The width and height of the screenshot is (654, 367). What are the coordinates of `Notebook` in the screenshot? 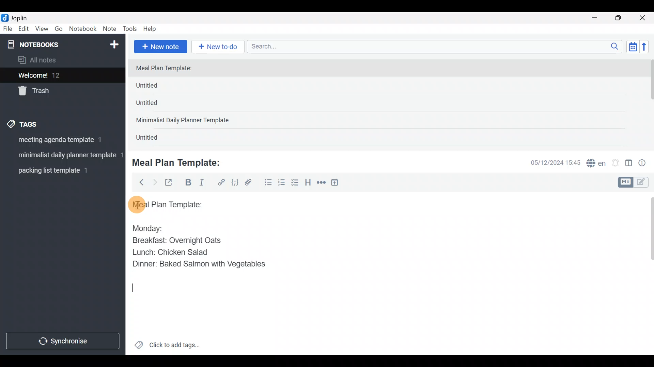 It's located at (83, 29).